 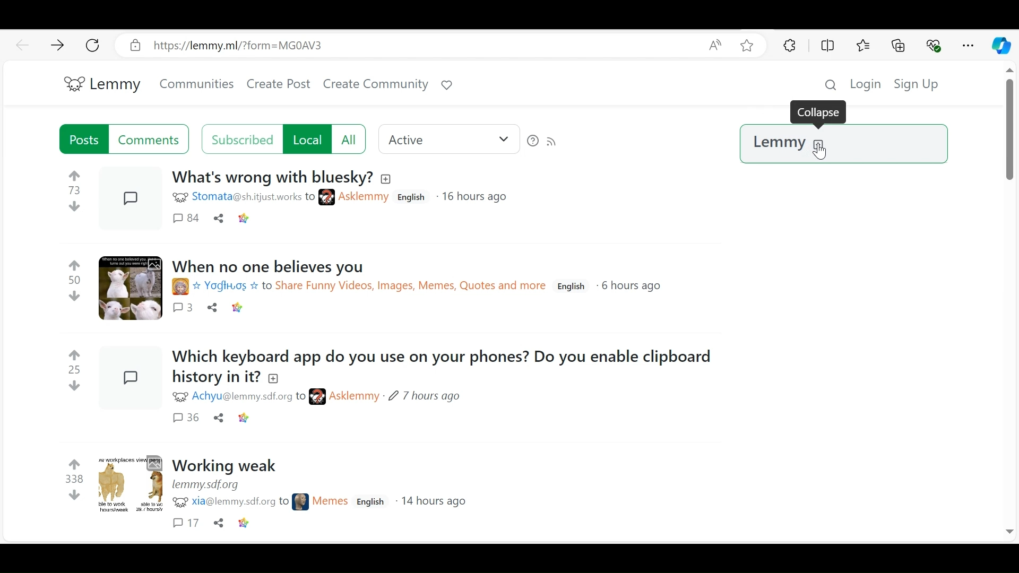 I want to click on Communities, so click(x=197, y=85).